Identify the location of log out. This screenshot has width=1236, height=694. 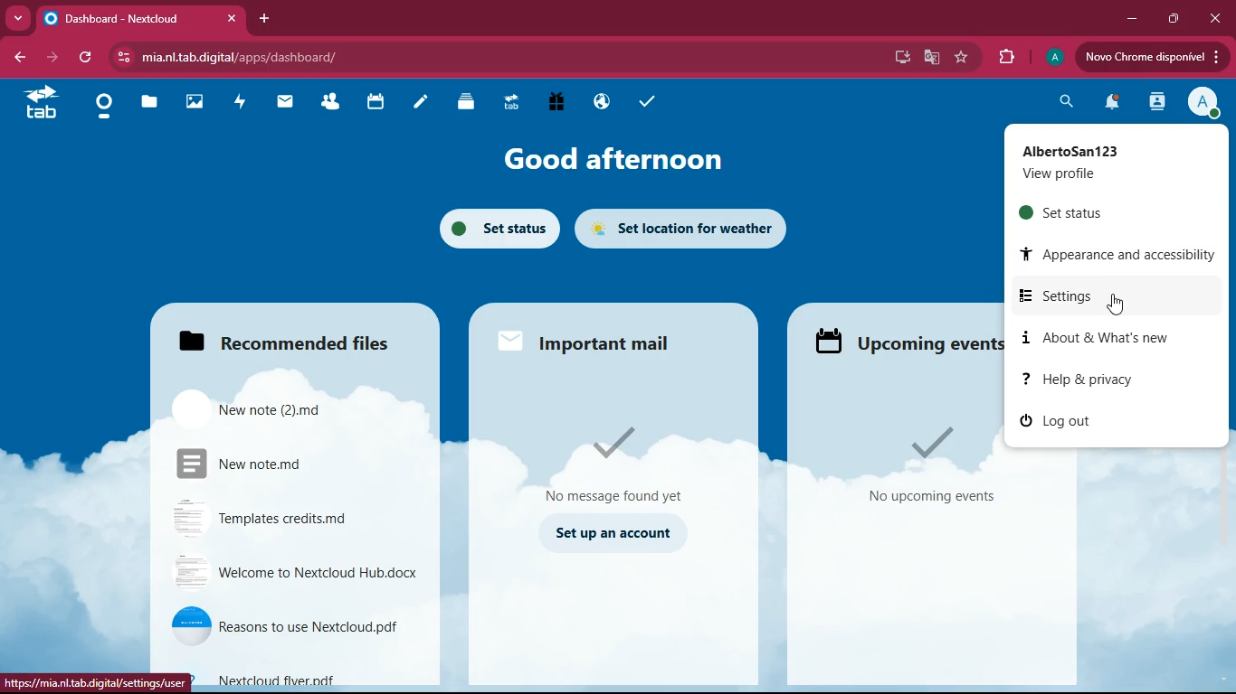
(1070, 422).